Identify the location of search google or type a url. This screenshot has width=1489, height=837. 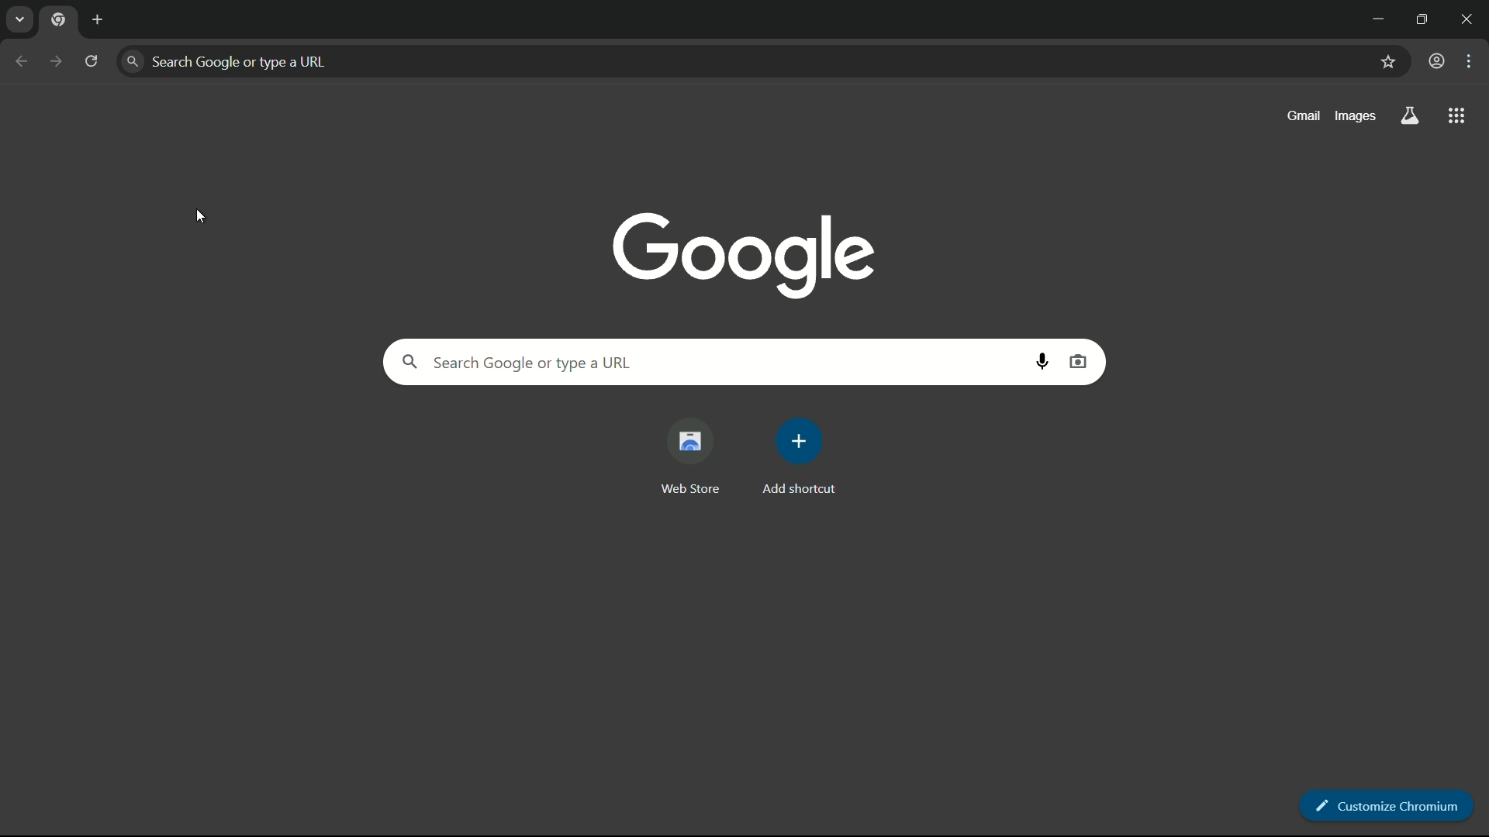
(705, 362).